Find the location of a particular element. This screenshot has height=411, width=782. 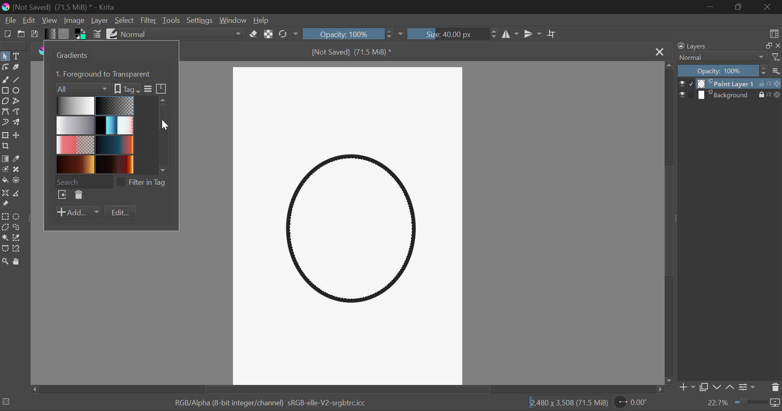

checkbox is located at coordinates (686, 84).